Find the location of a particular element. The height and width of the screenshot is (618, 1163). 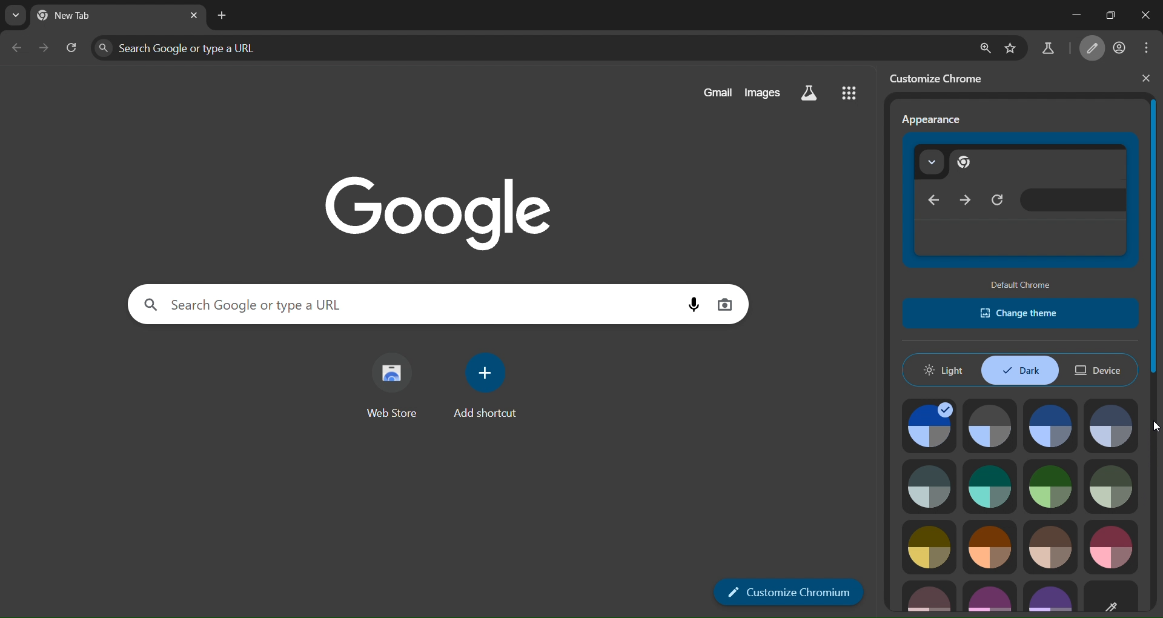

theme is located at coordinates (1050, 427).